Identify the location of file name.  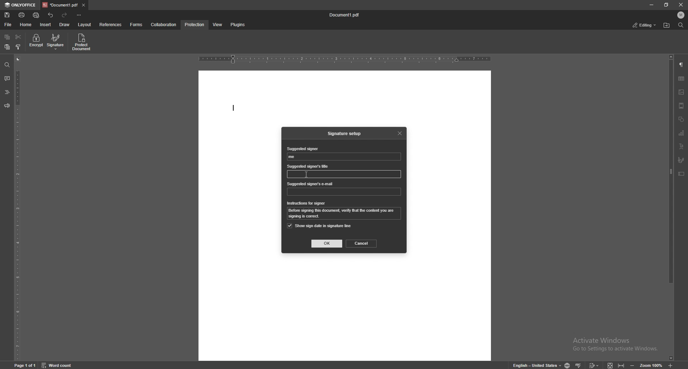
(345, 15).